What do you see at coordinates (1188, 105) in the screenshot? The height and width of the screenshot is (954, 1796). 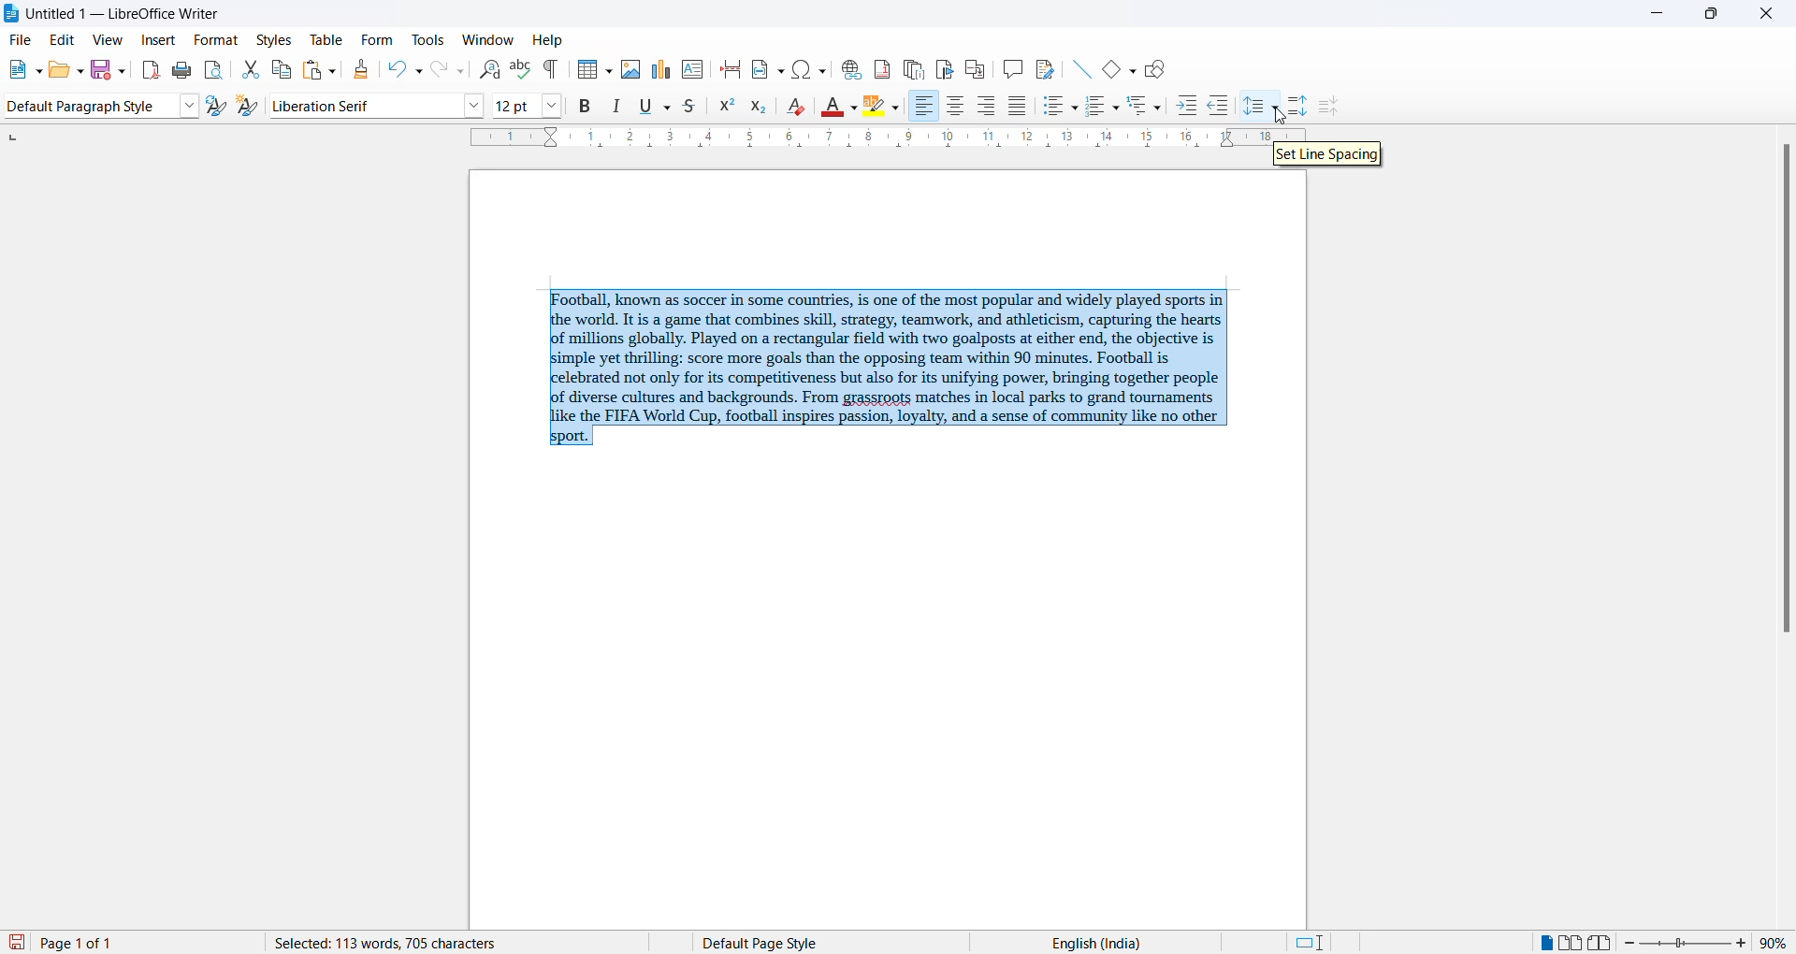 I see `increase indent` at bounding box center [1188, 105].